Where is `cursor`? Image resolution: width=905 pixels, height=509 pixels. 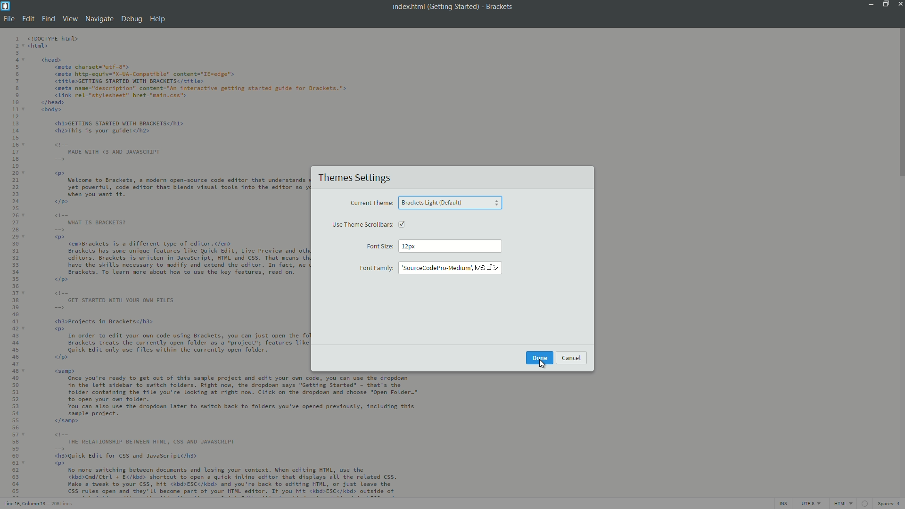
cursor is located at coordinates (543, 365).